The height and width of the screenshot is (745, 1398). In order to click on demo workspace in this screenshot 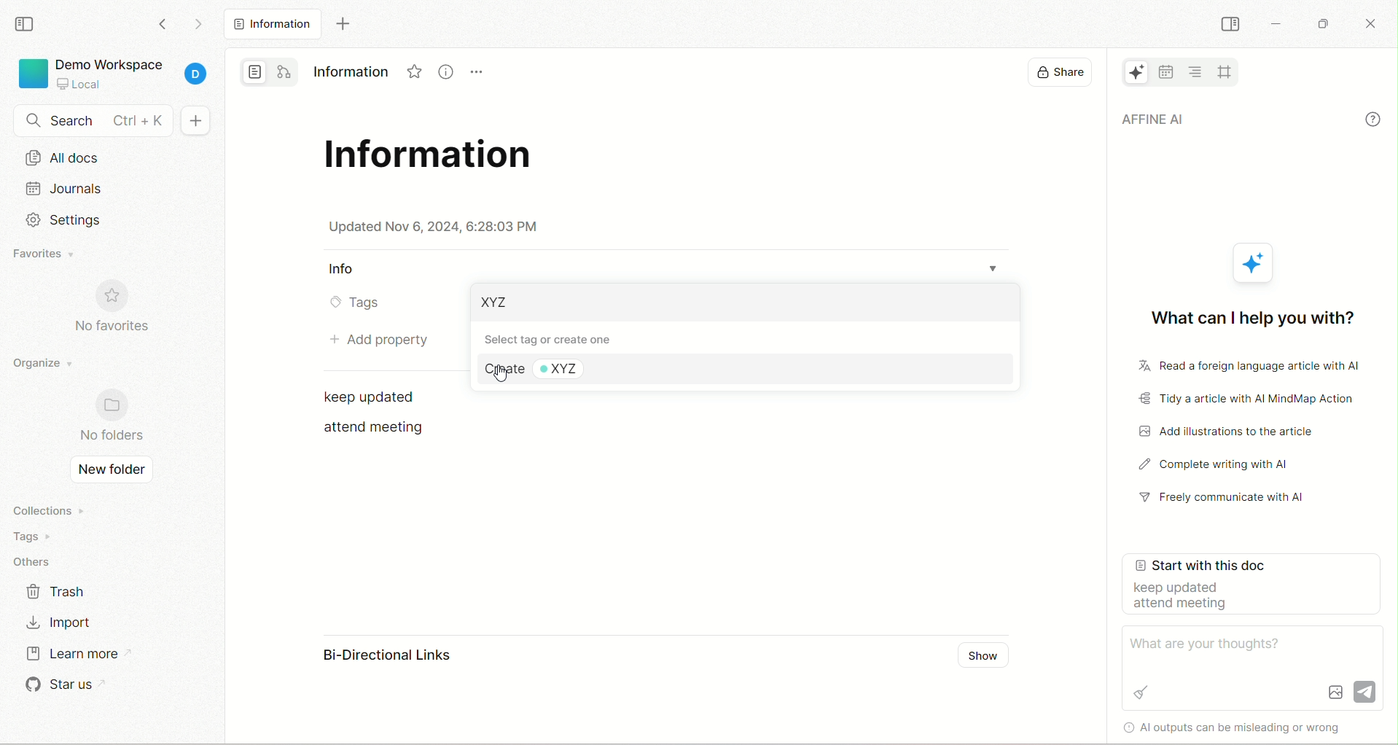, I will do `click(109, 62)`.